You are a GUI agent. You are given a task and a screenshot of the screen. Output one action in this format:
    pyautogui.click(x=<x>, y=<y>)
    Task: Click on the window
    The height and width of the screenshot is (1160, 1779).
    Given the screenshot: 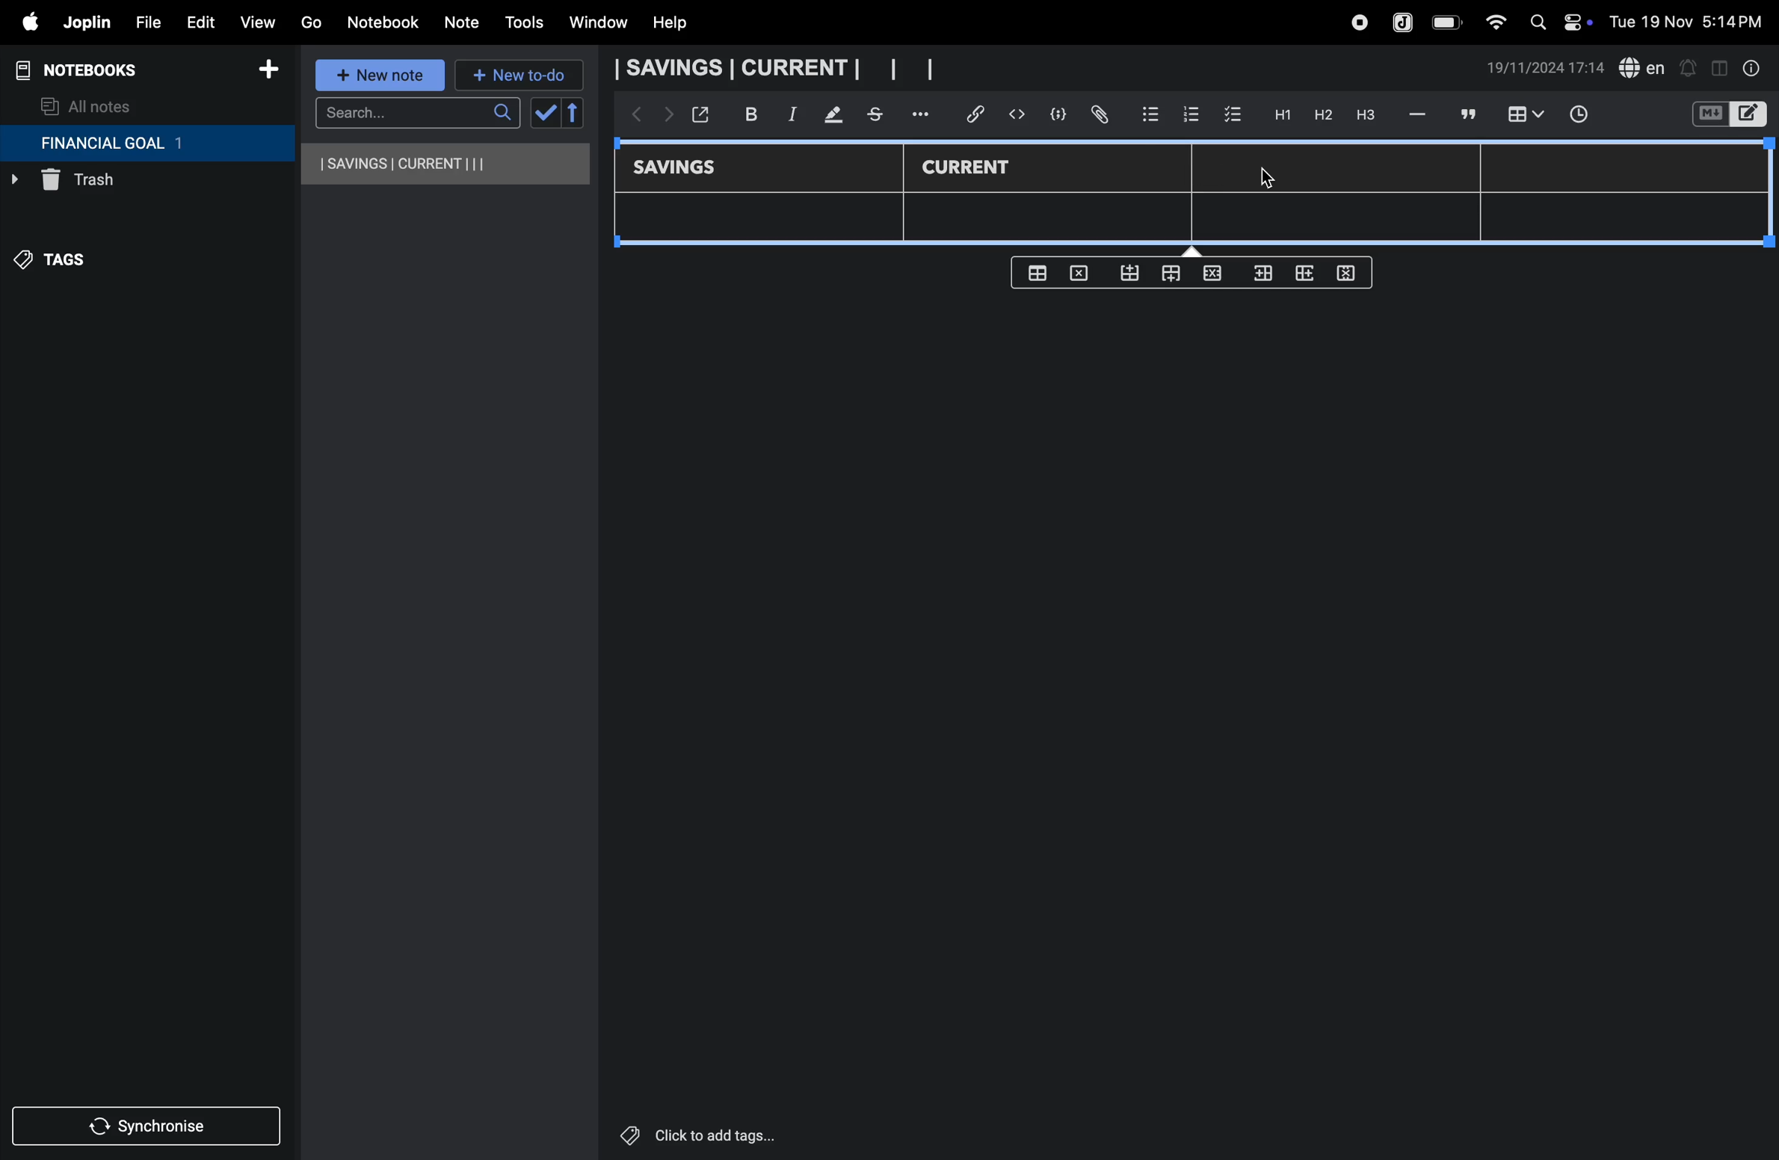 What is the action you would take?
    pyautogui.click(x=596, y=23)
    